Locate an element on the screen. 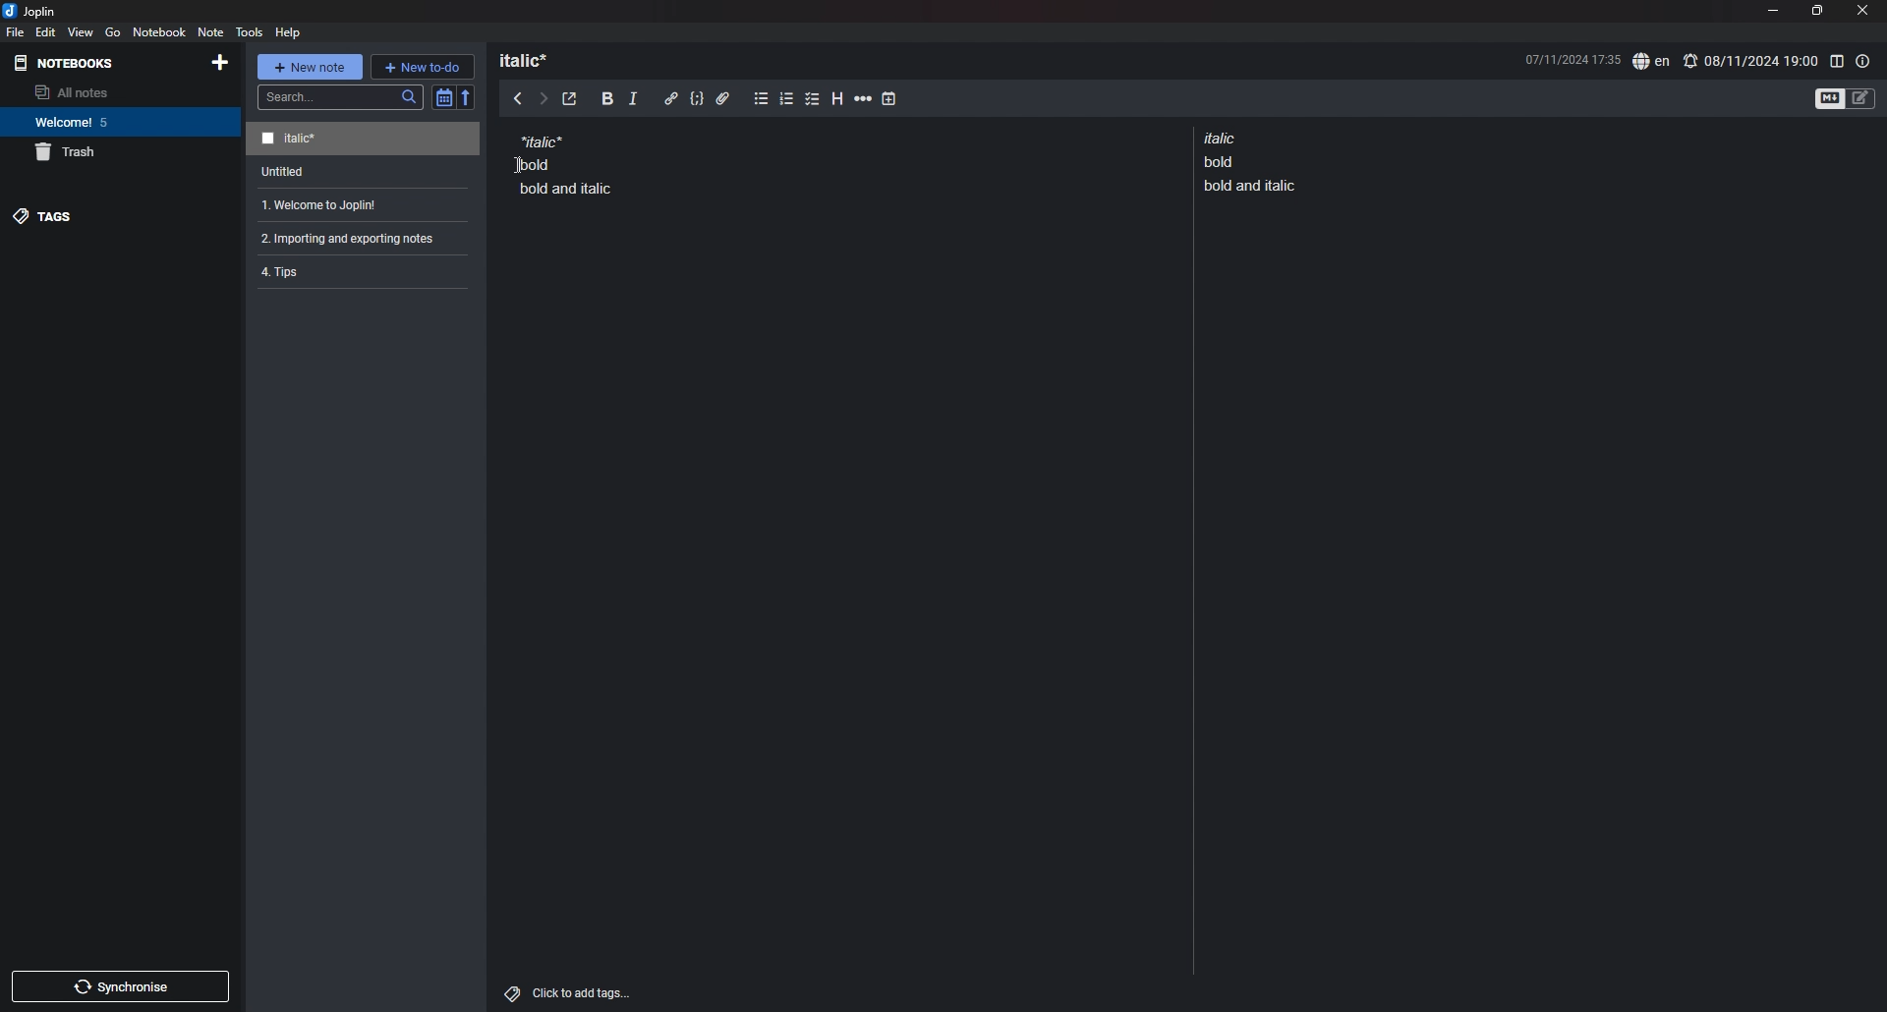 Image resolution: width=1887 pixels, height=1012 pixels. tags is located at coordinates (119, 216).